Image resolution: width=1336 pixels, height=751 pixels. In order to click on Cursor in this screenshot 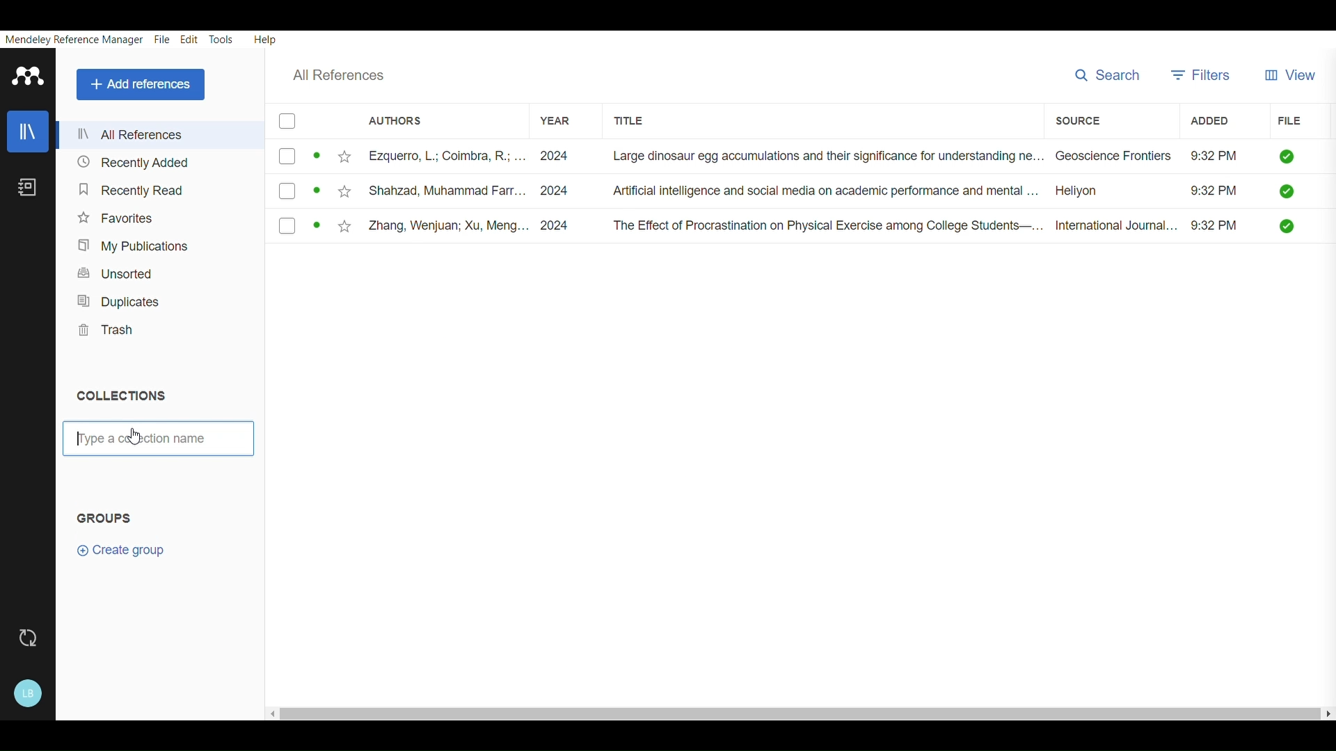, I will do `click(129, 438)`.